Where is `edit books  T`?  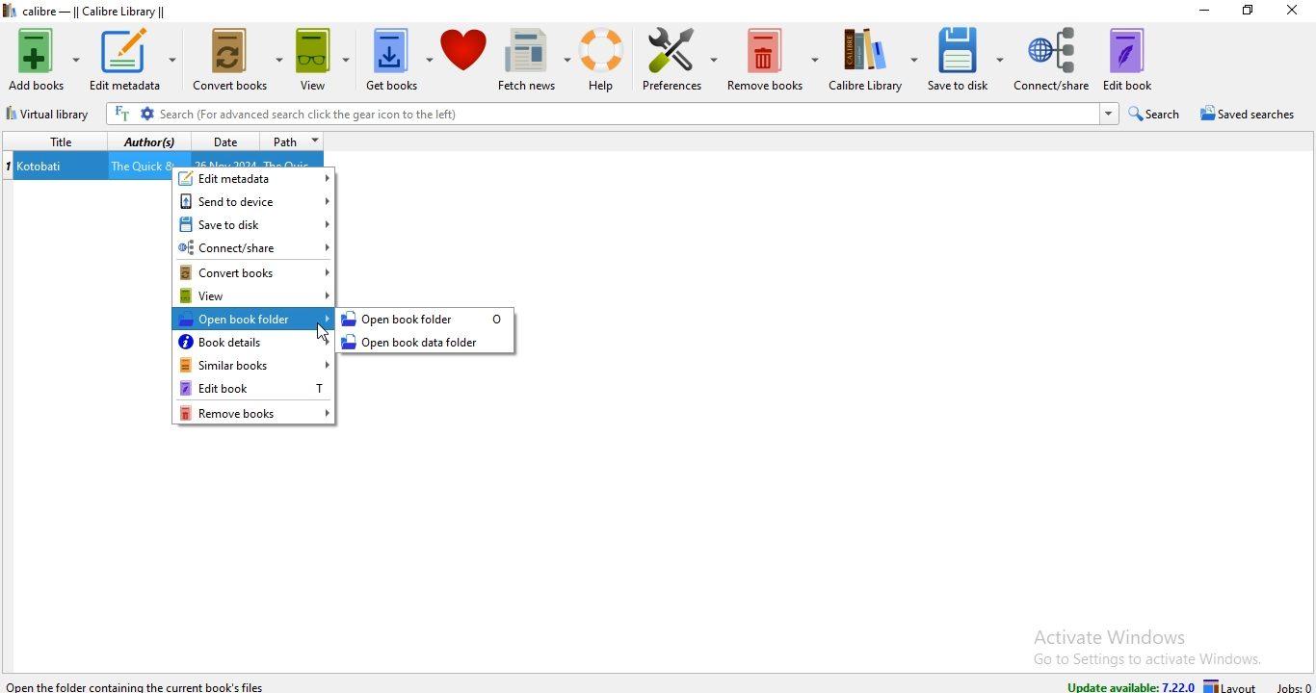 edit books  T is located at coordinates (253, 385).